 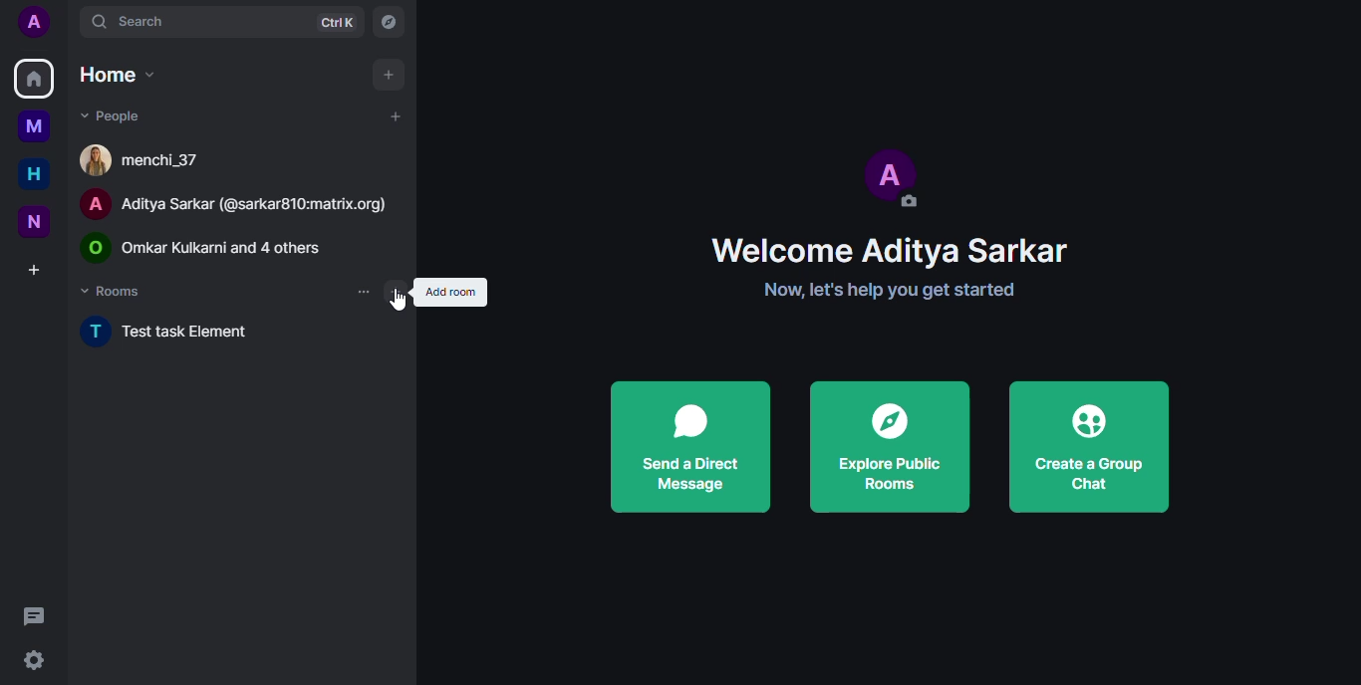 What do you see at coordinates (891, 448) in the screenshot?
I see `explore public rooms` at bounding box center [891, 448].